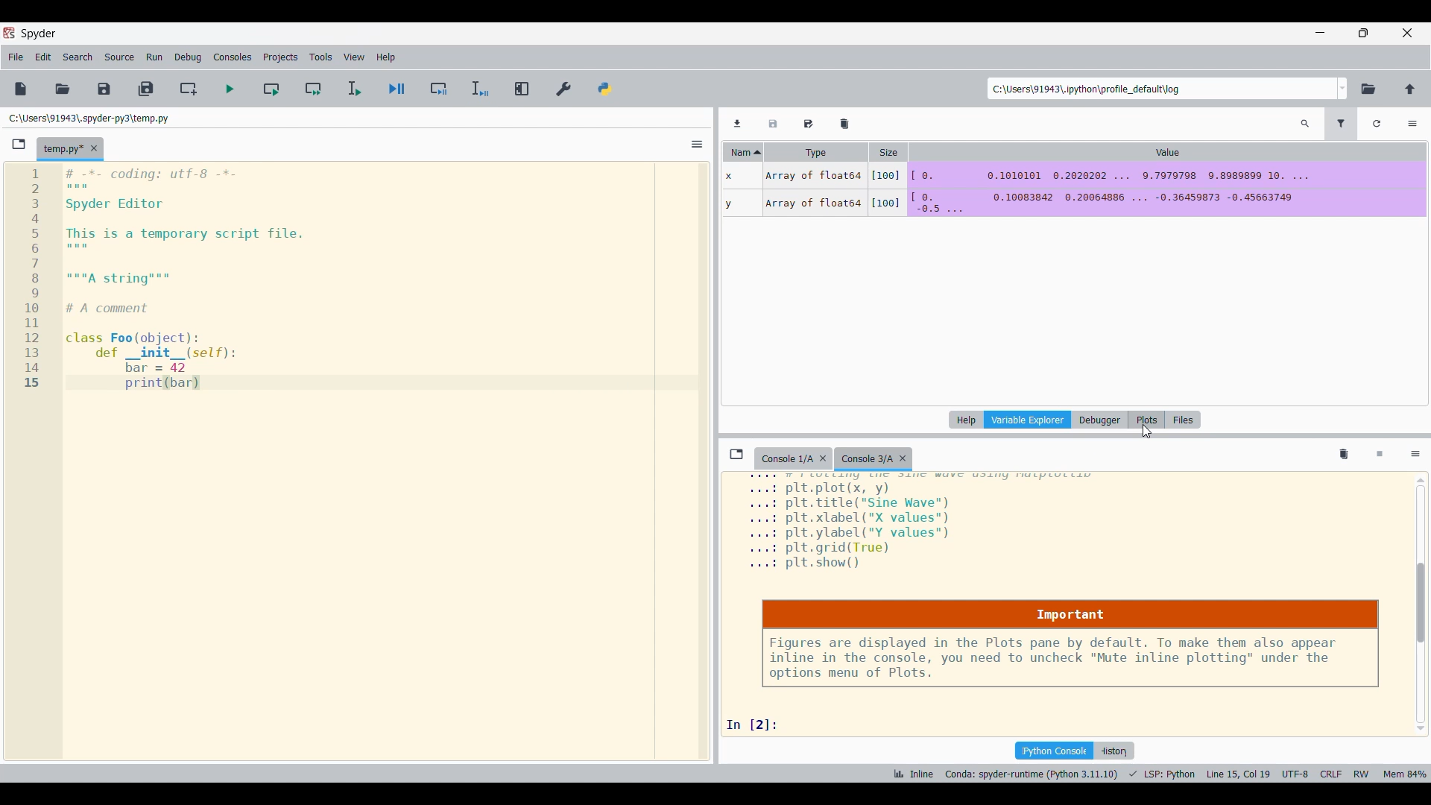  What do you see at coordinates (88, 118) in the screenshot?
I see `File location` at bounding box center [88, 118].